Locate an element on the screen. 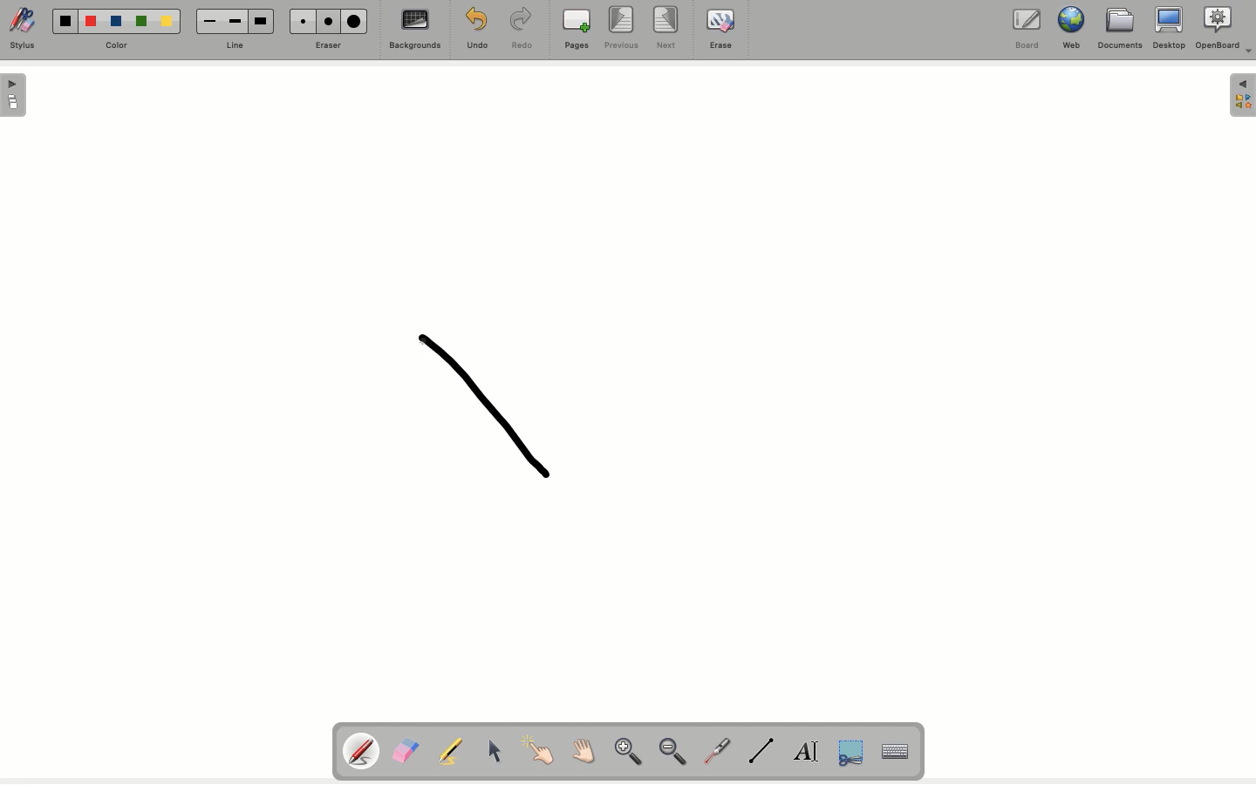  Zoom out is located at coordinates (678, 754).